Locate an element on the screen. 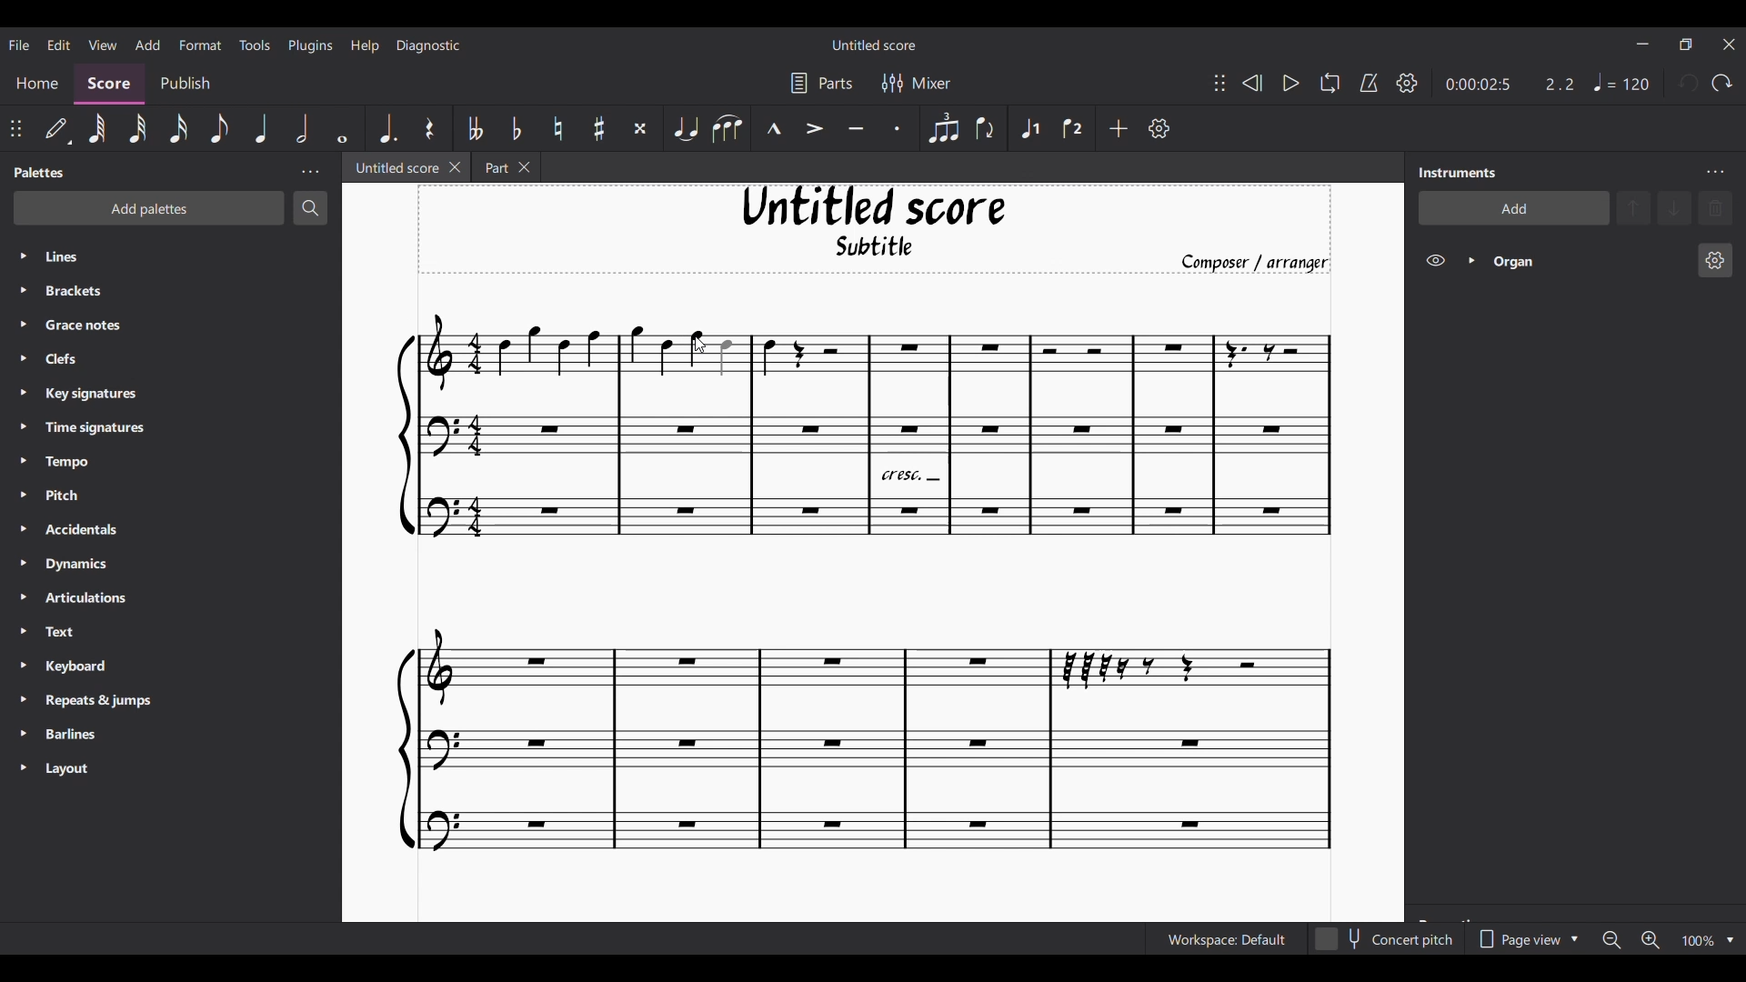  Redo is located at coordinates (1721, 84).